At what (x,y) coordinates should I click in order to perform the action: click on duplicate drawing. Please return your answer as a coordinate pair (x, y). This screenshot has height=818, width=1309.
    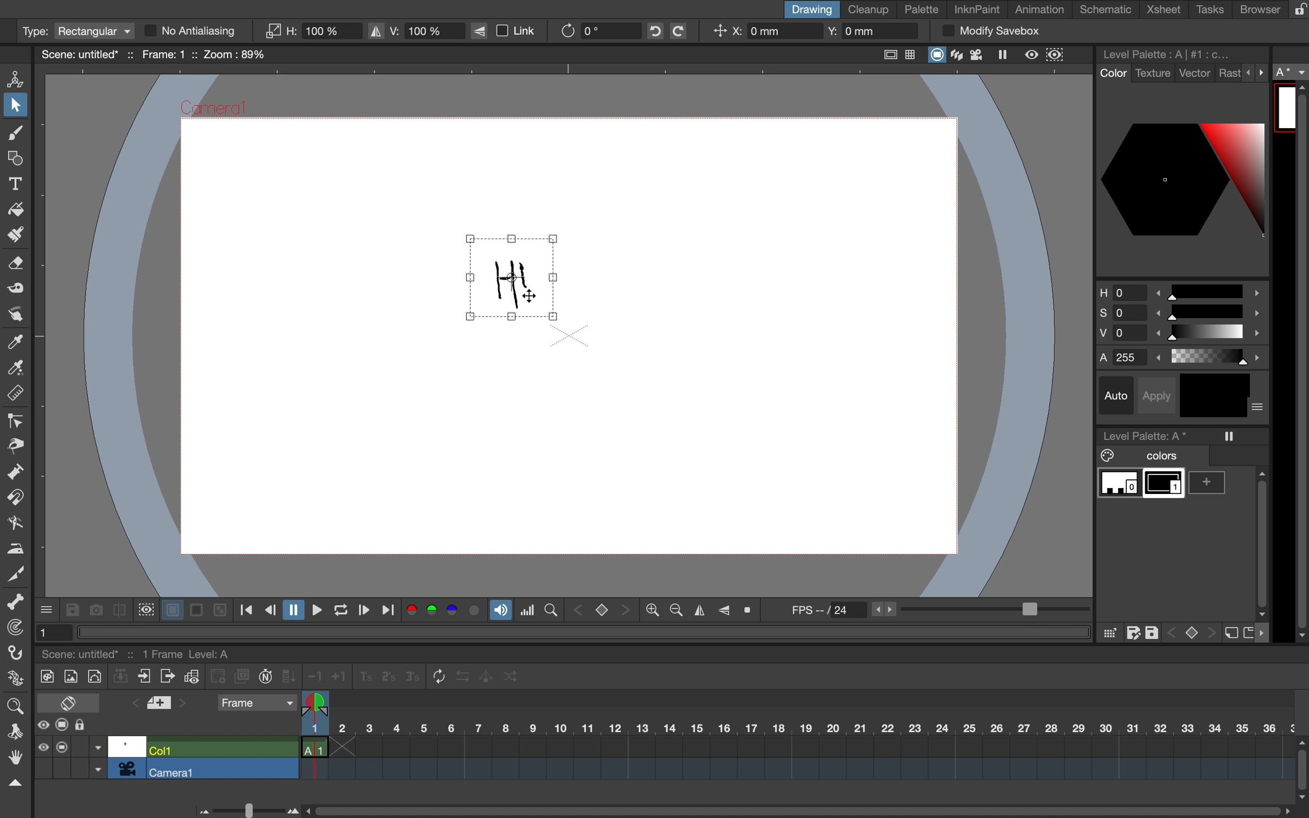
    Looking at the image, I should click on (242, 677).